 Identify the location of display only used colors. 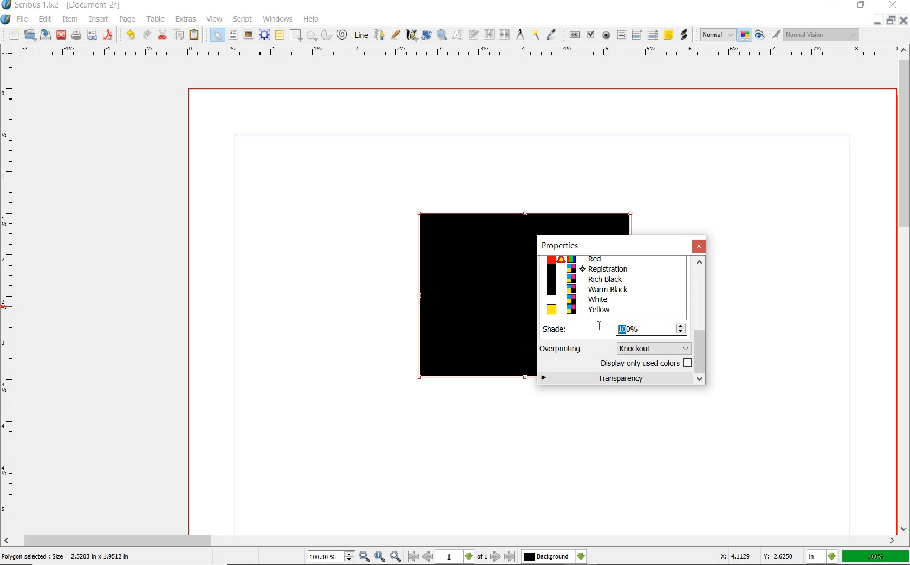
(645, 365).